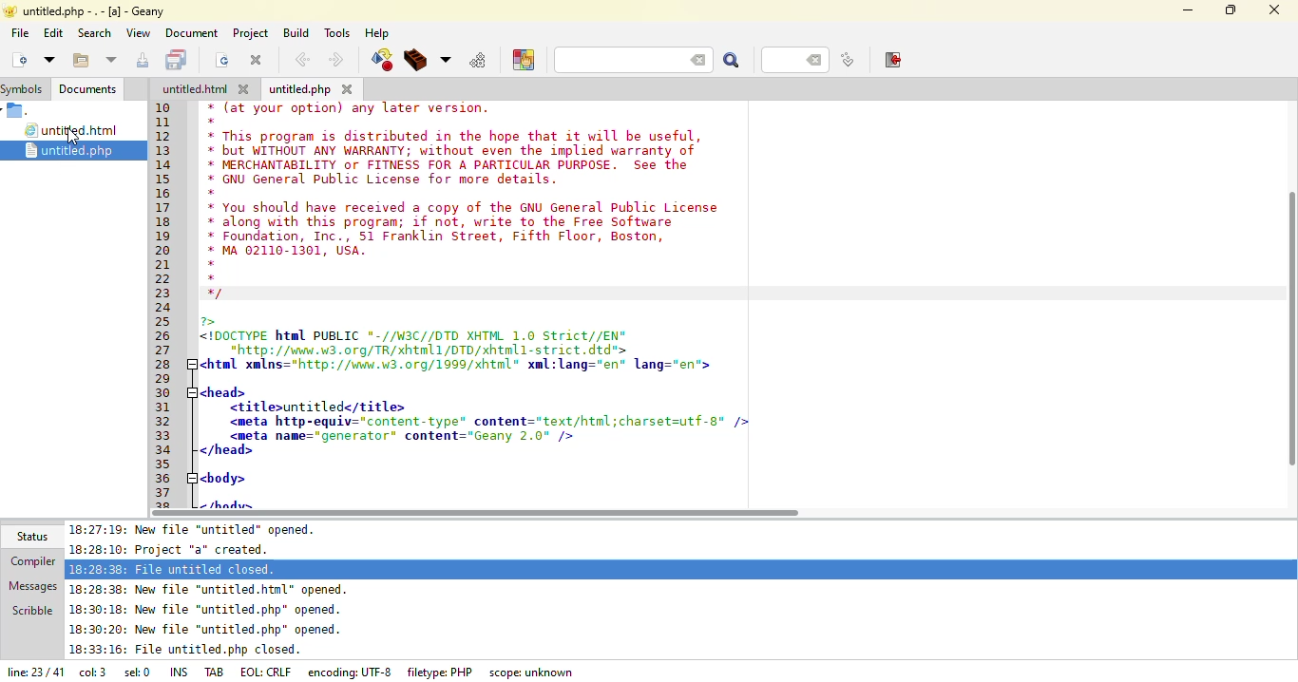 The height and width of the screenshot is (682, 1298). What do you see at coordinates (418, 61) in the screenshot?
I see `build current file` at bounding box center [418, 61].